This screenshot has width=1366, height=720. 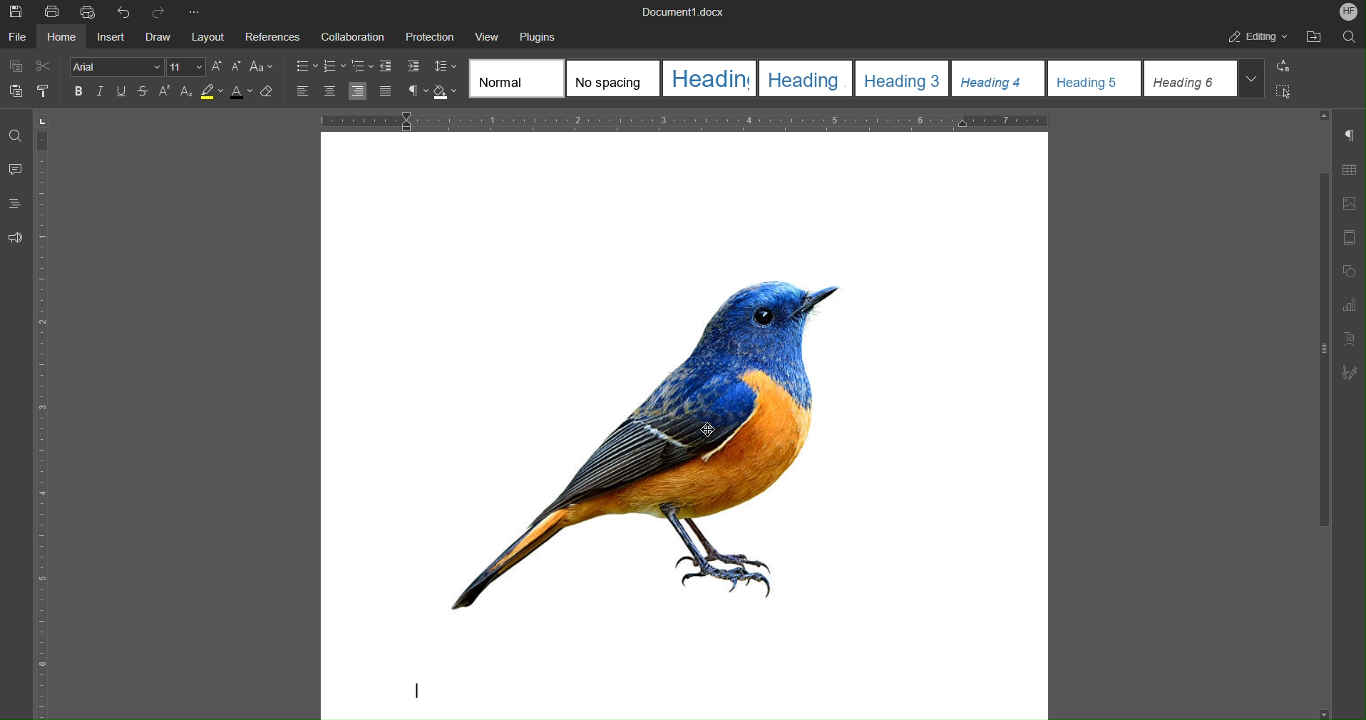 What do you see at coordinates (445, 66) in the screenshot?
I see `Line Spacing` at bounding box center [445, 66].